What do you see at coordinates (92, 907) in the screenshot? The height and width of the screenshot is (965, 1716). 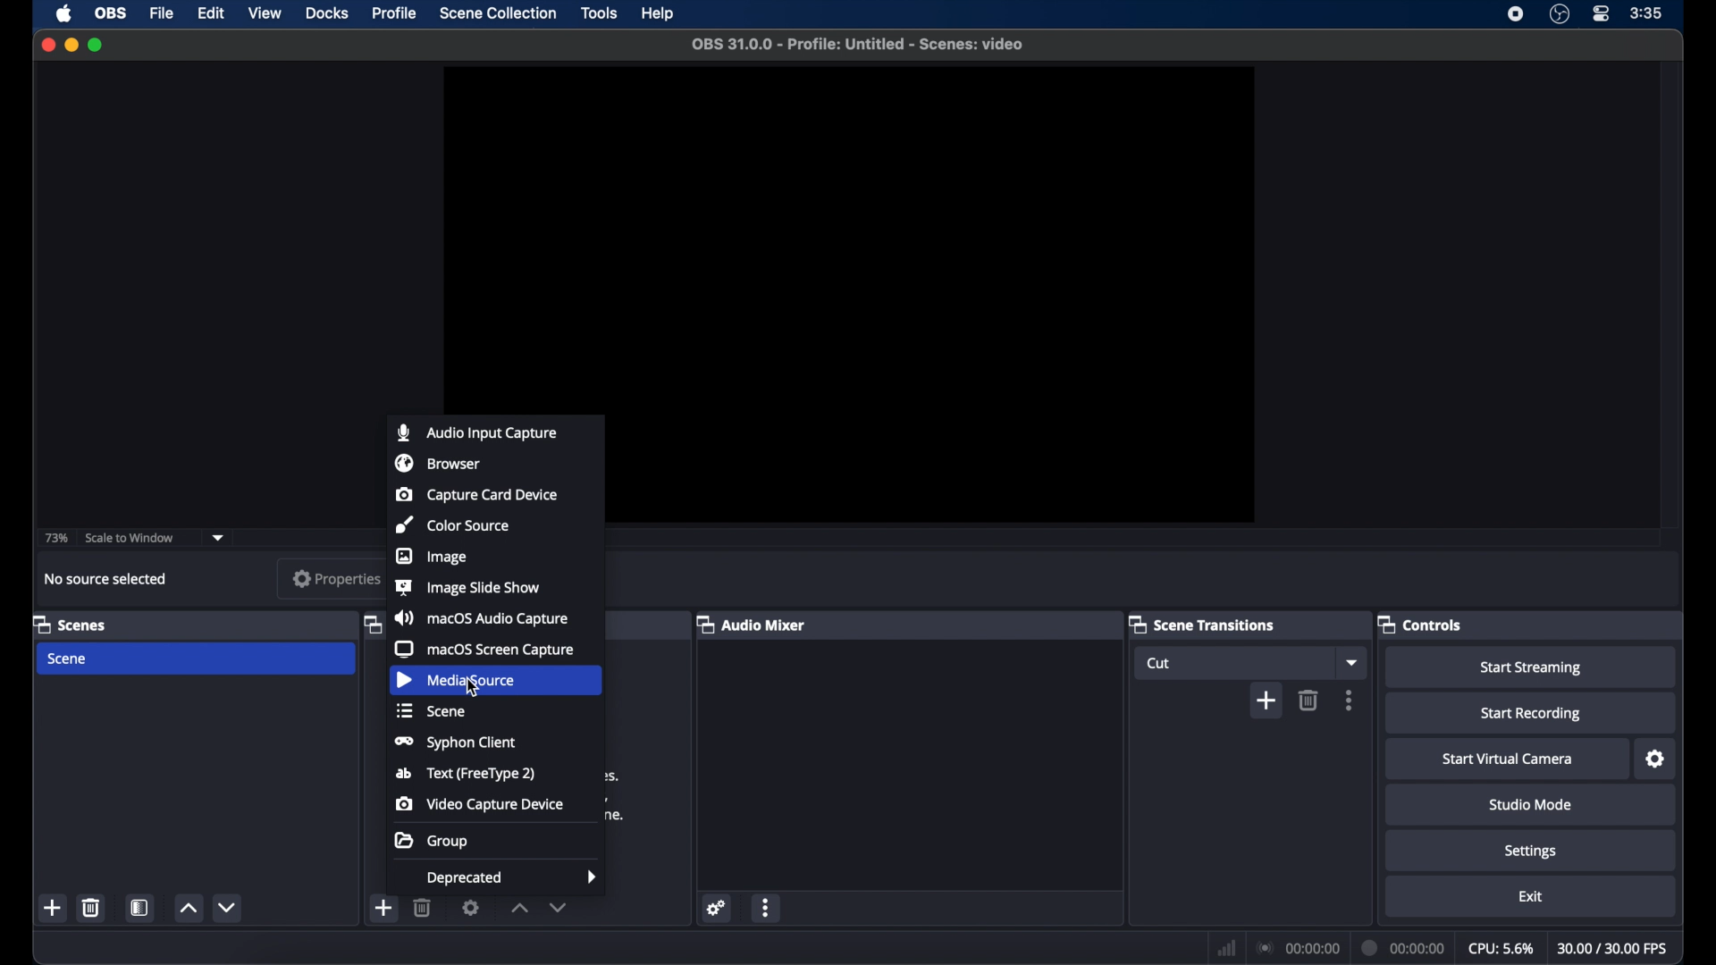 I see `delete` at bounding box center [92, 907].